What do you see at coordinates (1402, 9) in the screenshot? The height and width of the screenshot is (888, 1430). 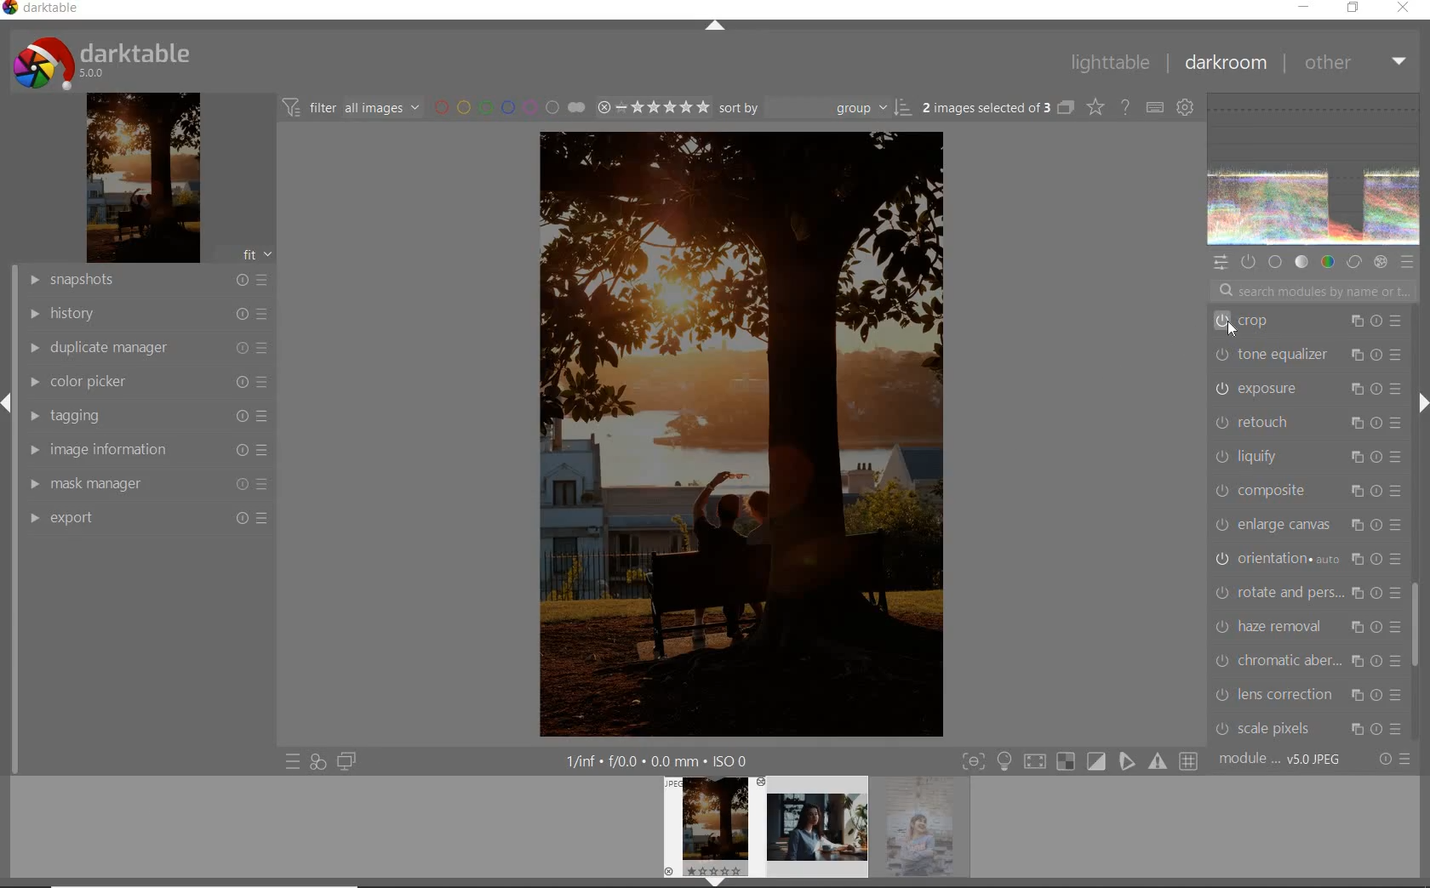 I see `close` at bounding box center [1402, 9].